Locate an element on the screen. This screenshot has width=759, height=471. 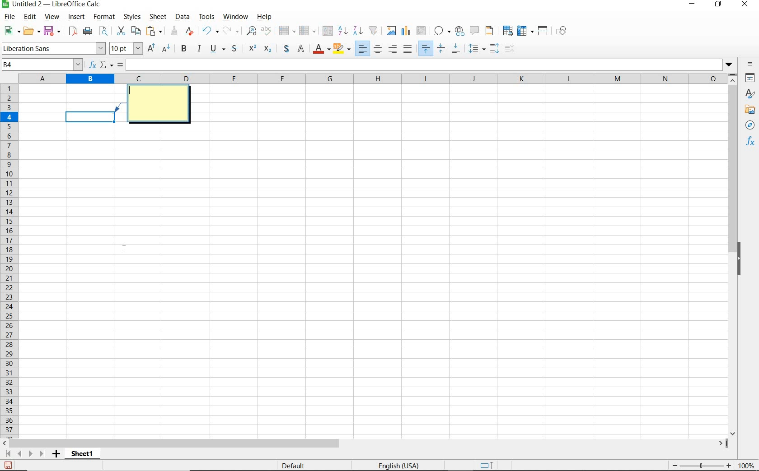
properties is located at coordinates (750, 77).